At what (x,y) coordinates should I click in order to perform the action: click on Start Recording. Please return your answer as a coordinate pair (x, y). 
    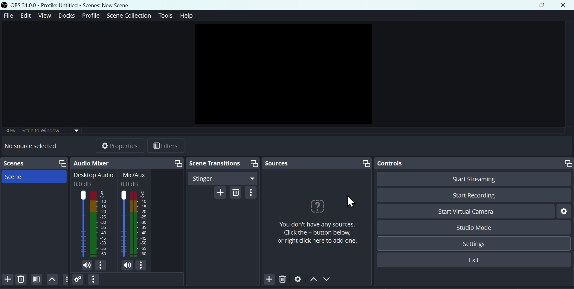
    Looking at the image, I should click on (489, 196).